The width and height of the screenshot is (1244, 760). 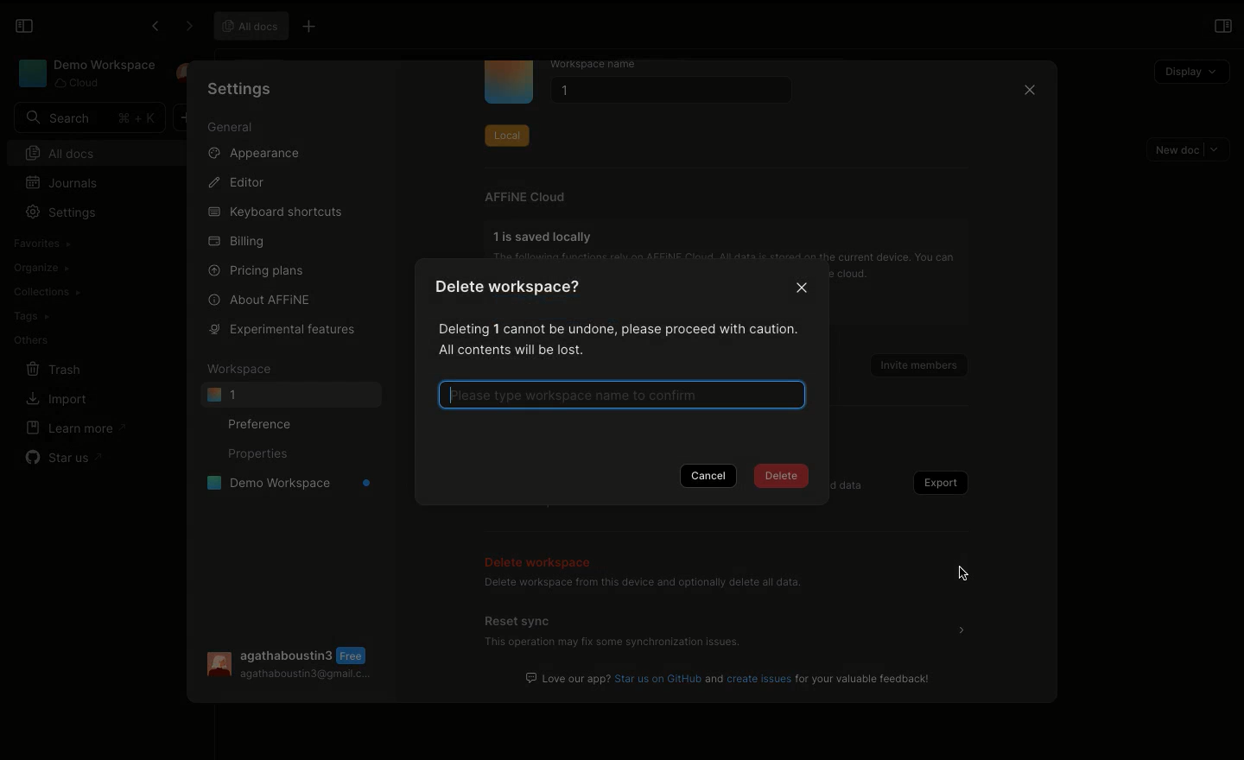 What do you see at coordinates (307, 677) in the screenshot?
I see `agathaboustin3@gmail.c...` at bounding box center [307, 677].